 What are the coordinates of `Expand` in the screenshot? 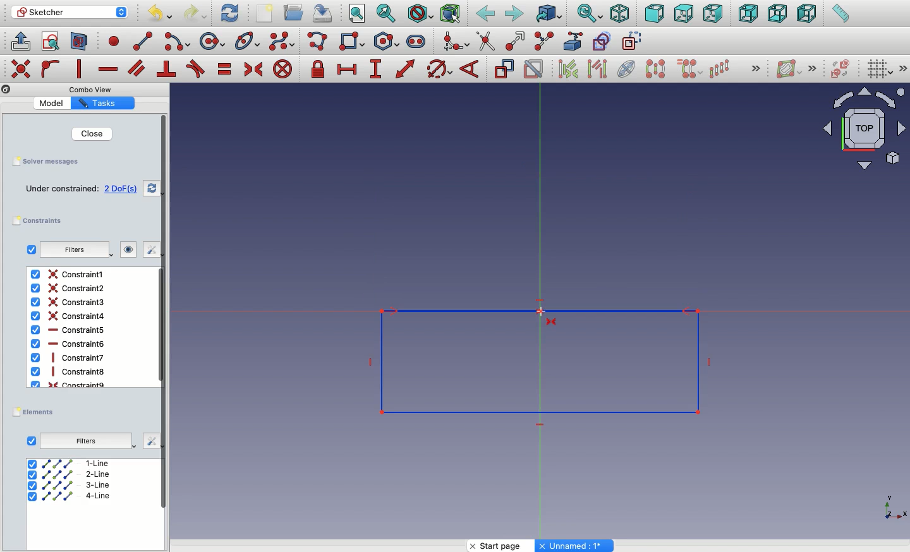 It's located at (904, 68).